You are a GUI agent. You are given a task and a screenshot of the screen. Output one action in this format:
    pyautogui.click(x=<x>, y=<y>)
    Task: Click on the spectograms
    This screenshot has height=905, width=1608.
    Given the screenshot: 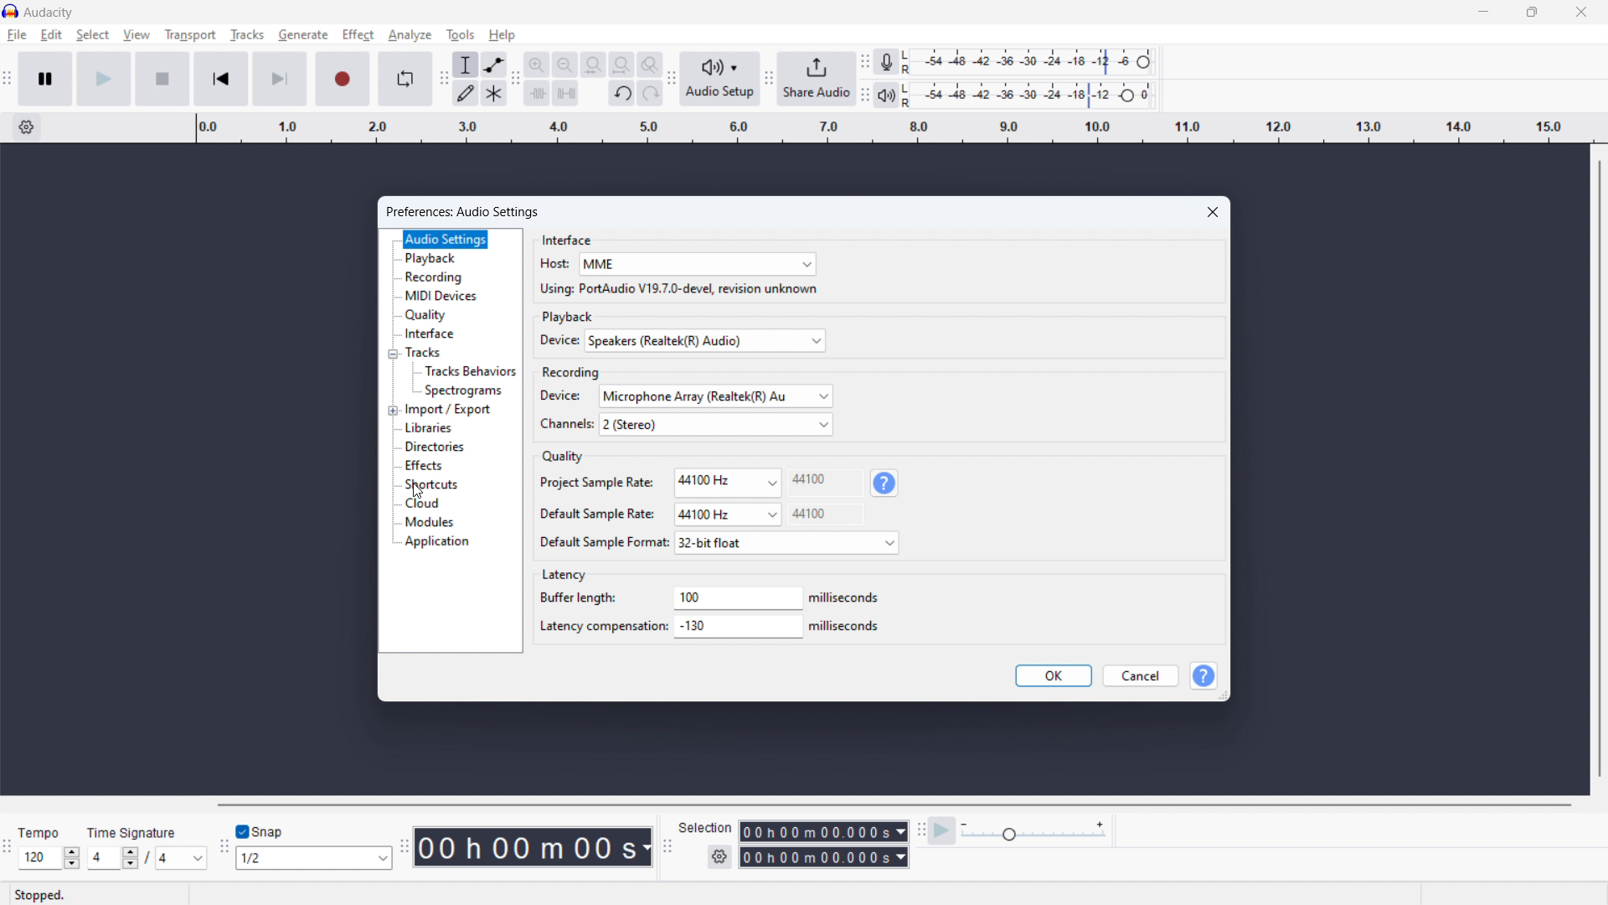 What is the action you would take?
    pyautogui.click(x=465, y=390)
    